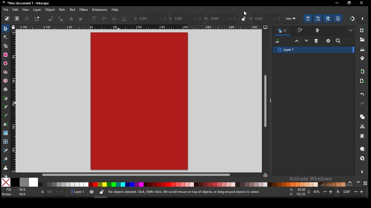 This screenshot has width=371, height=208. I want to click on deselect, so click(26, 19).